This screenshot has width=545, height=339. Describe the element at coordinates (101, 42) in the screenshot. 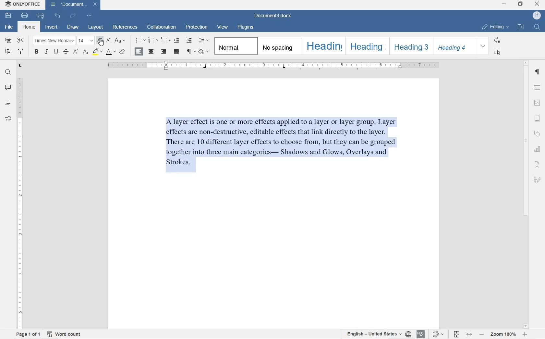

I see `CURSOR` at that location.